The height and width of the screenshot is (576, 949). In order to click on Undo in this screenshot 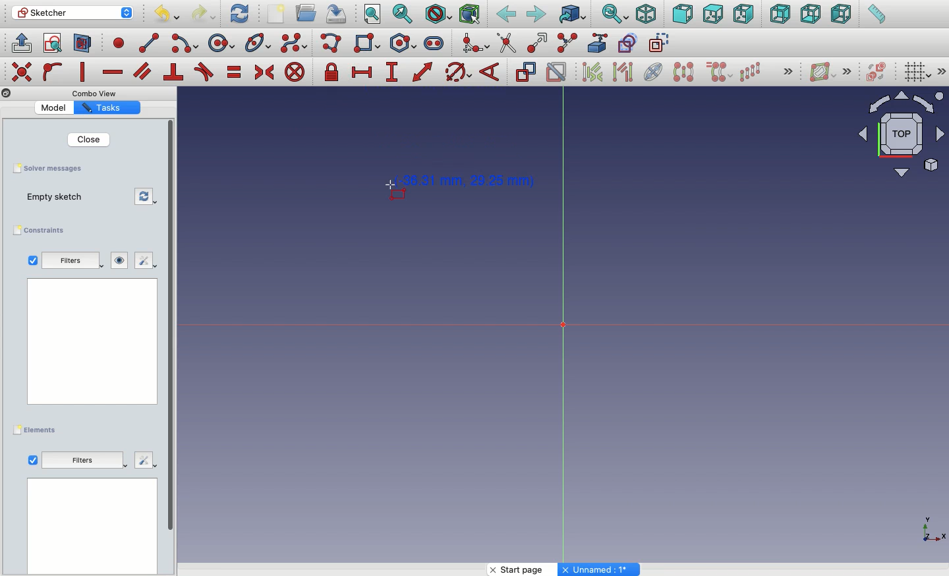, I will do `click(169, 16)`.